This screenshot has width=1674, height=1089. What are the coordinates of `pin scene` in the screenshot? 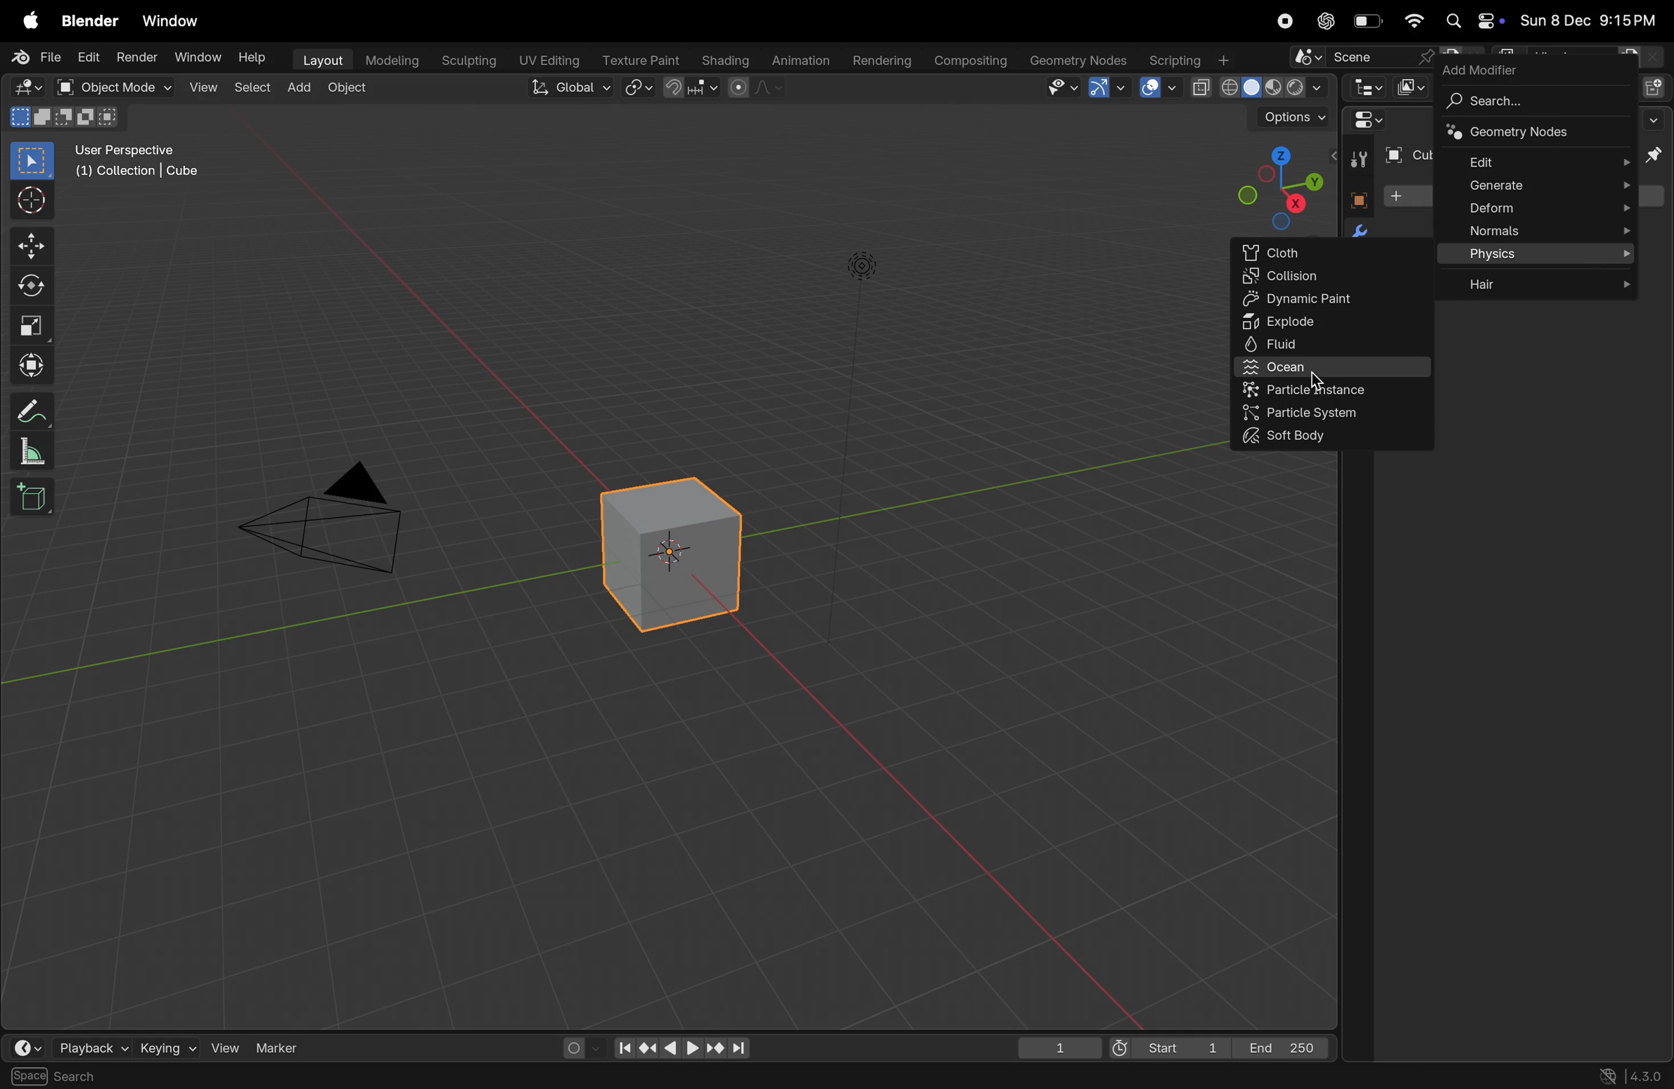 It's located at (1360, 58).